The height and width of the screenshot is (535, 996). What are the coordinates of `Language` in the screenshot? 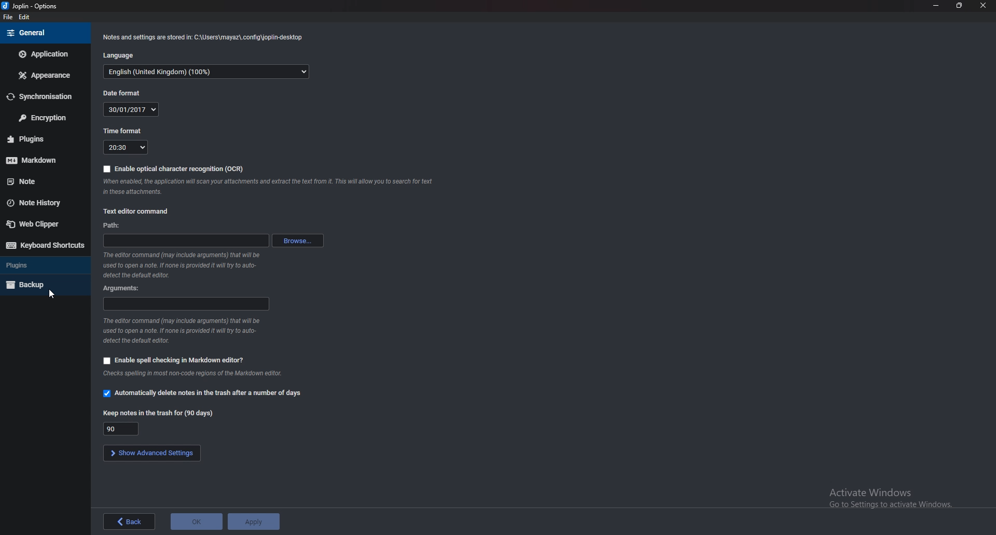 It's located at (206, 72).